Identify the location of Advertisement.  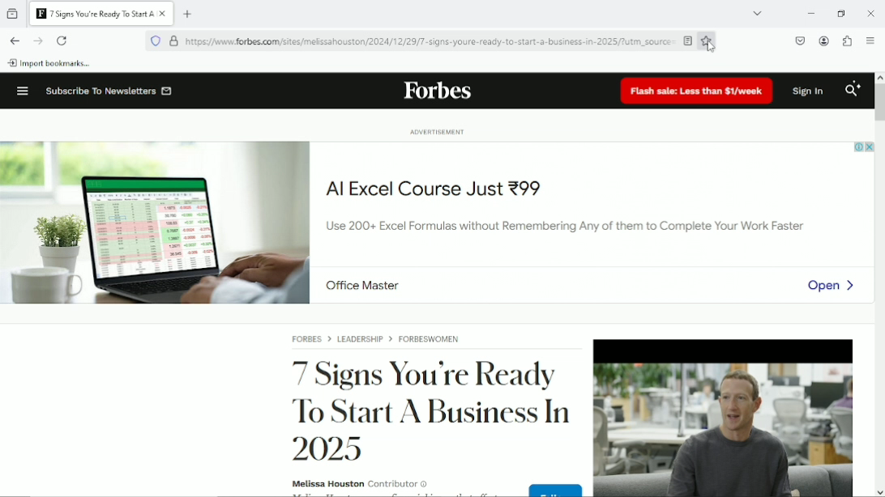
(442, 215).